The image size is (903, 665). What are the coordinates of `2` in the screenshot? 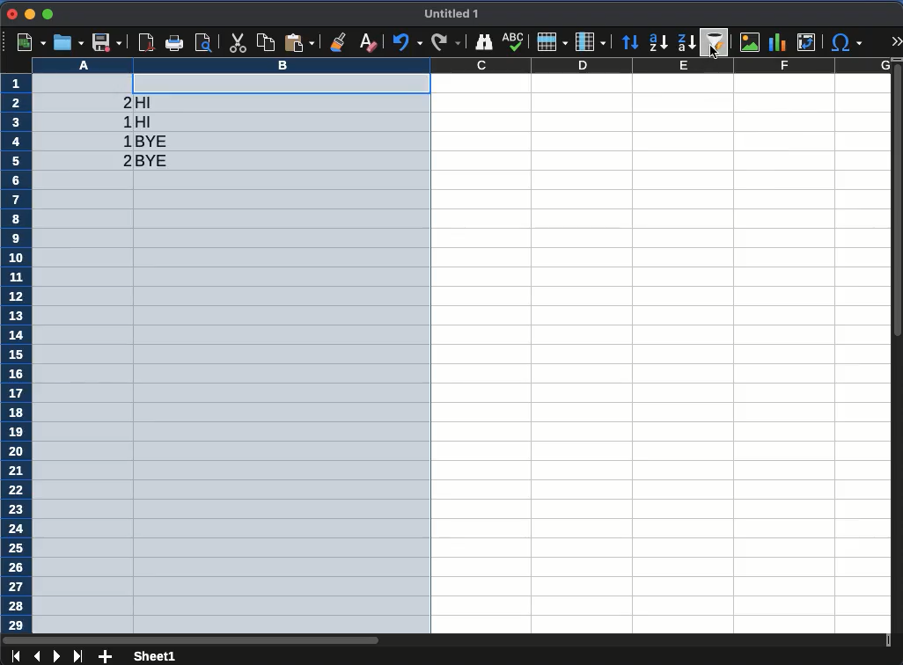 It's located at (123, 102).